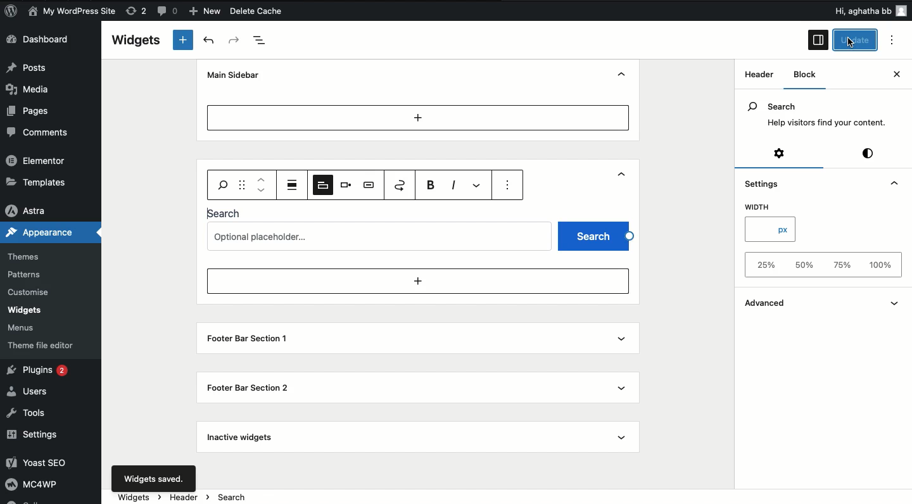 The image size is (912, 504). Describe the element at coordinates (39, 434) in the screenshot. I see `Settings` at that location.